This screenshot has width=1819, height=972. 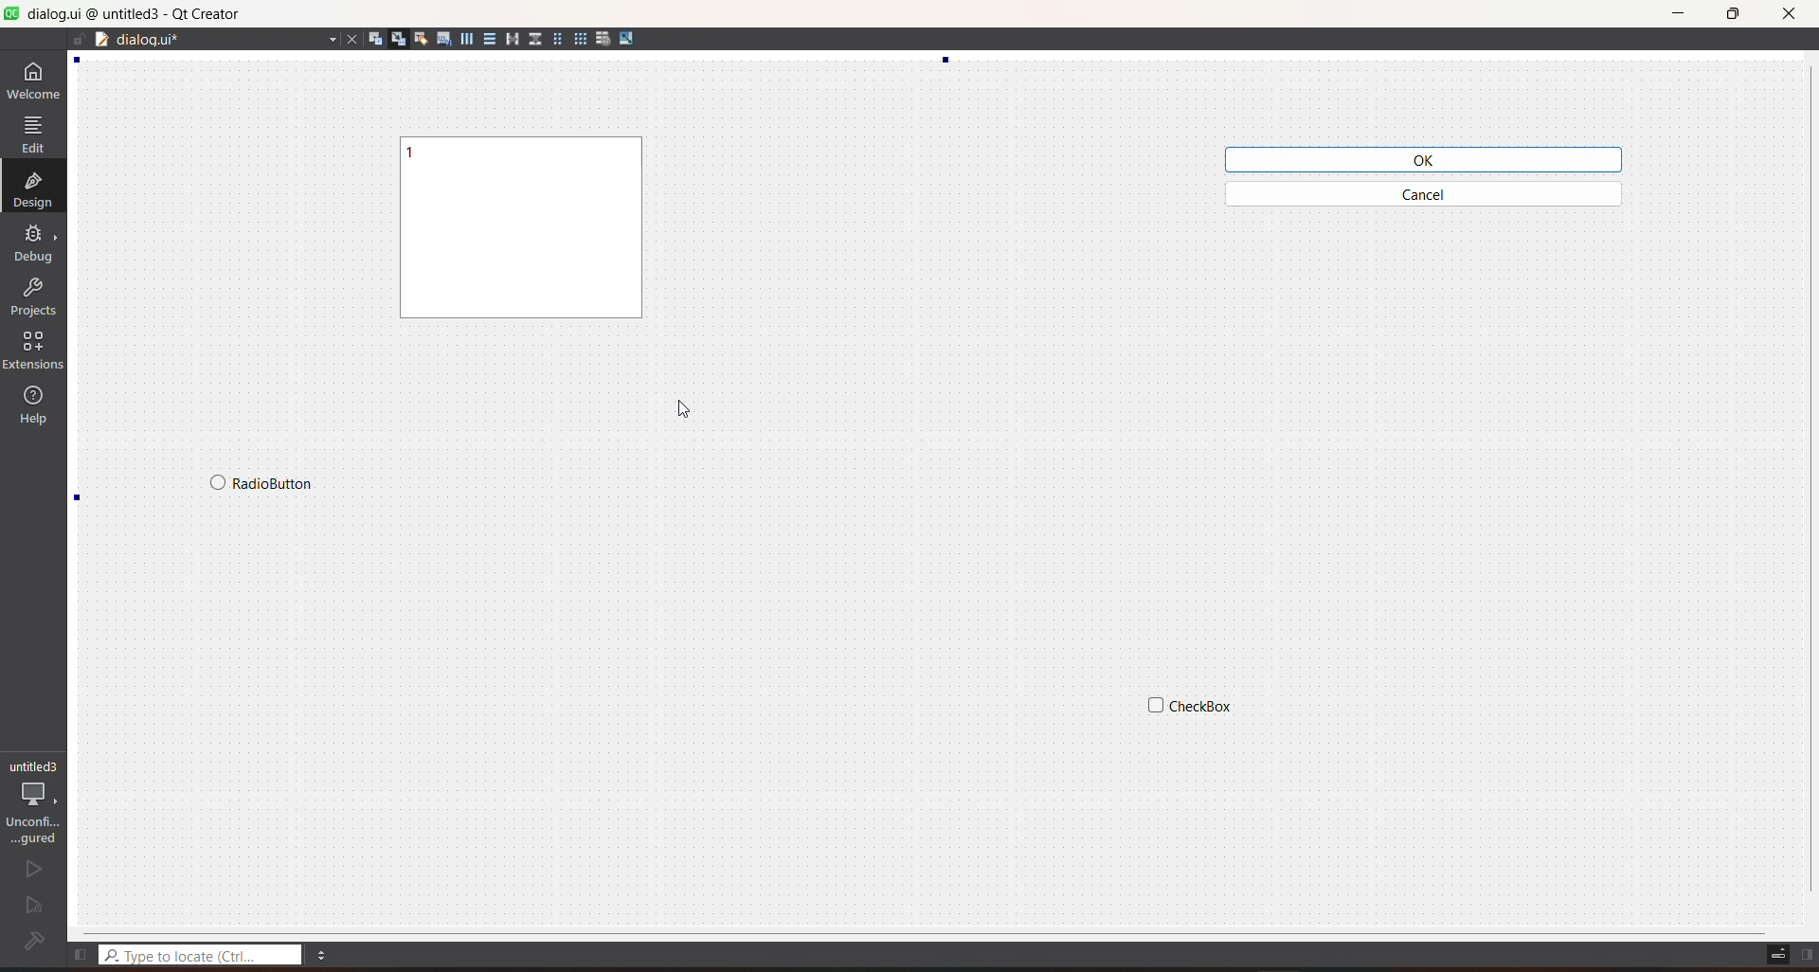 I want to click on widget, so click(x=270, y=477).